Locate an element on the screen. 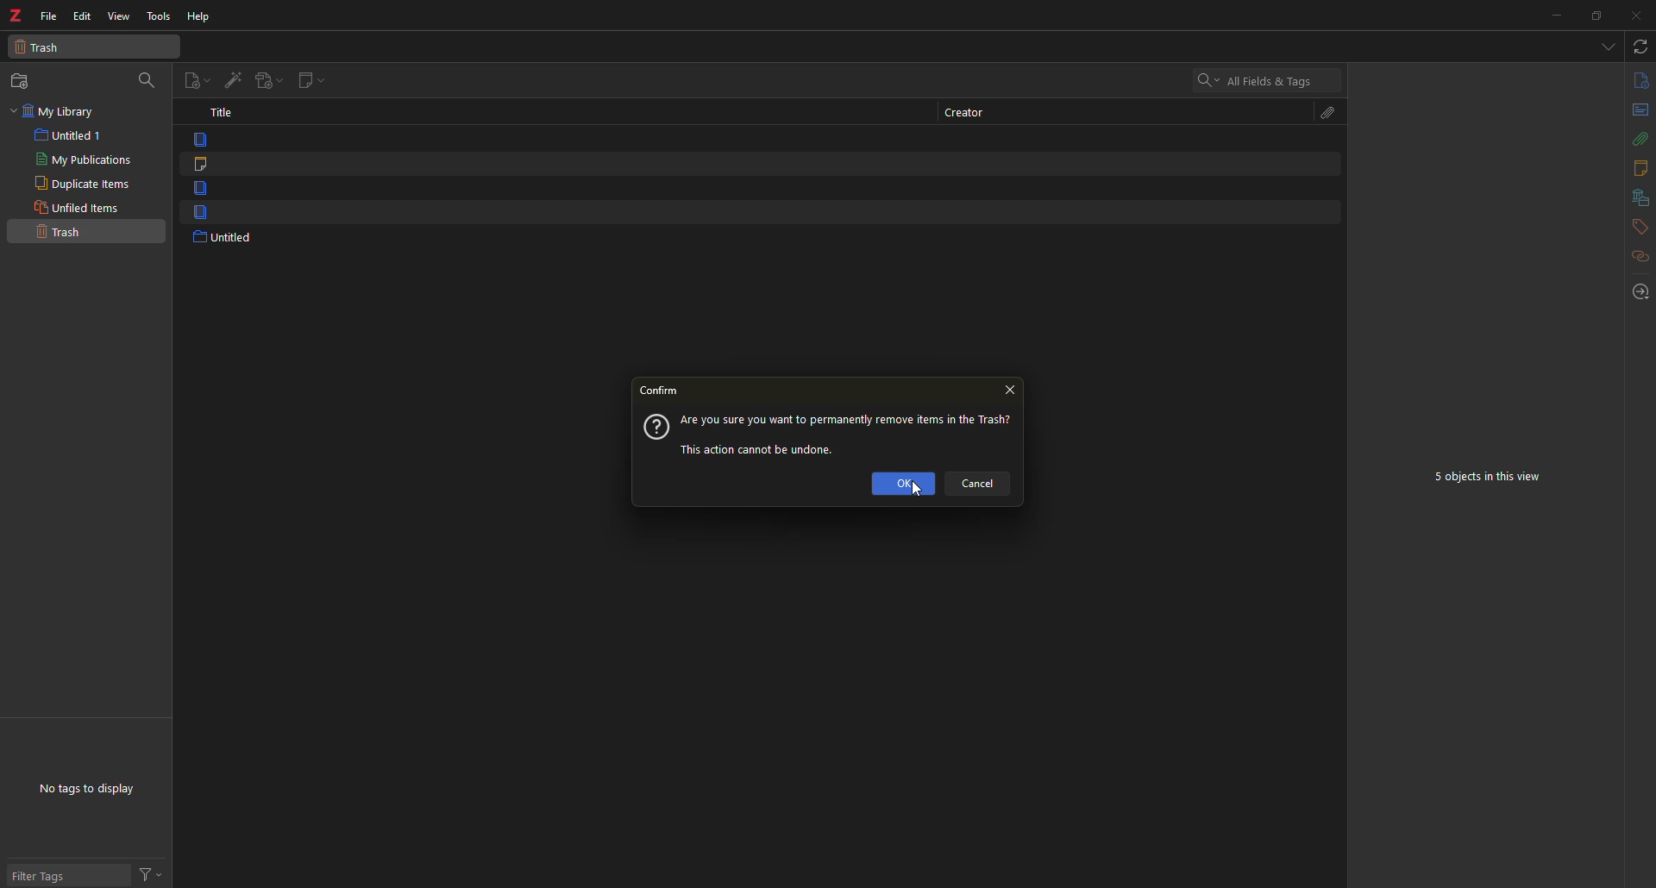 This screenshot has width=1656, height=888. cancel is located at coordinates (982, 484).